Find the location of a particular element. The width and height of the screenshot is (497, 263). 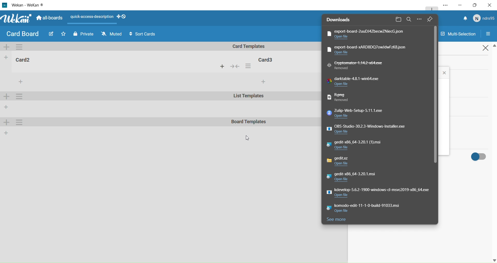

exported is located at coordinates (367, 34).